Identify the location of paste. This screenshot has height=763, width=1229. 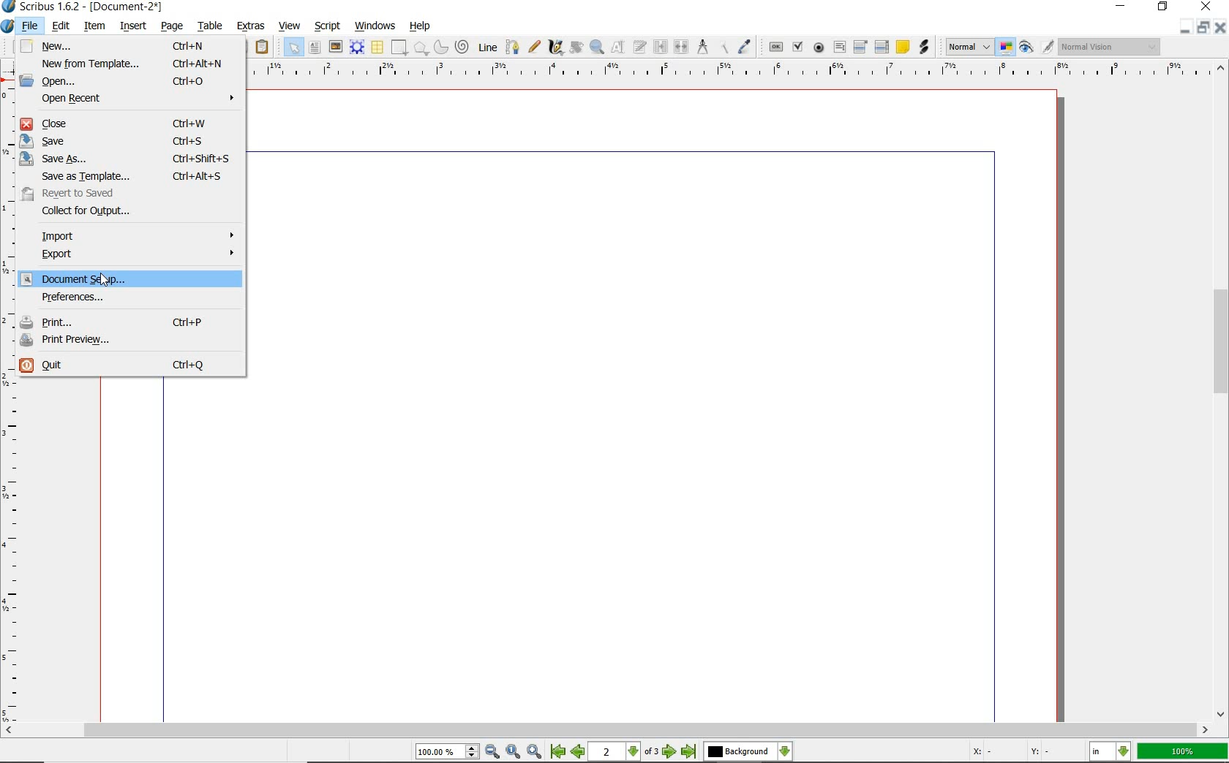
(262, 49).